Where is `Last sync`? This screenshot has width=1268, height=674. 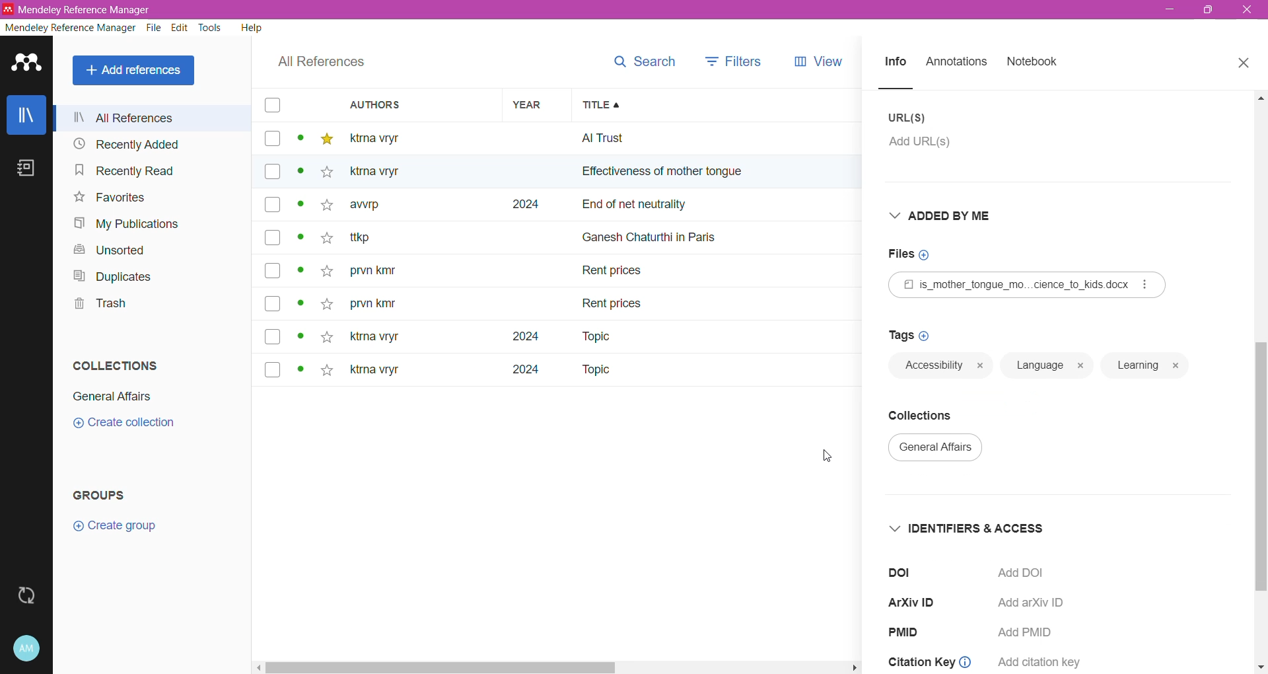
Last sync is located at coordinates (26, 596).